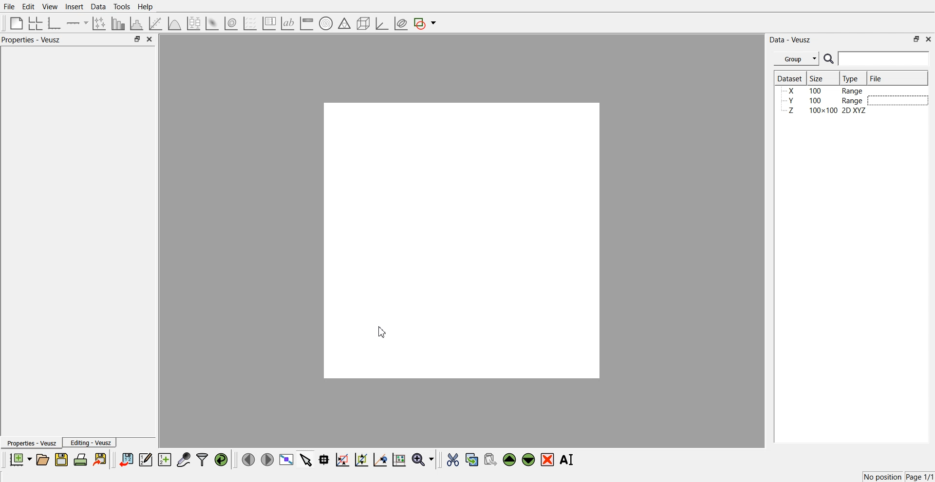 Image resolution: width=935 pixels, height=482 pixels. What do you see at coordinates (453, 460) in the screenshot?
I see `Cut the selected widget` at bounding box center [453, 460].